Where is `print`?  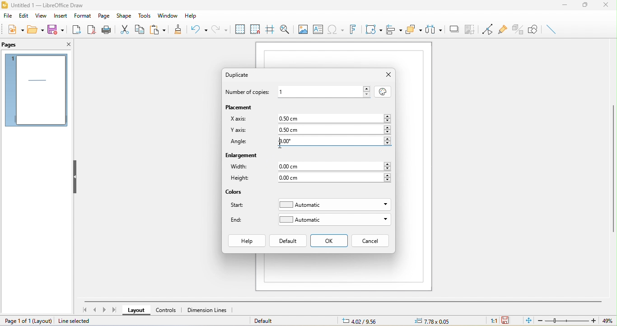
print is located at coordinates (108, 31).